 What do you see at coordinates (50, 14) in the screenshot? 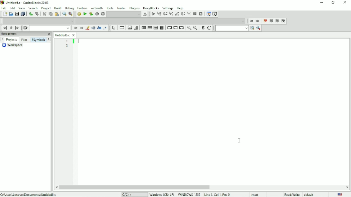
I see `Copy` at bounding box center [50, 14].